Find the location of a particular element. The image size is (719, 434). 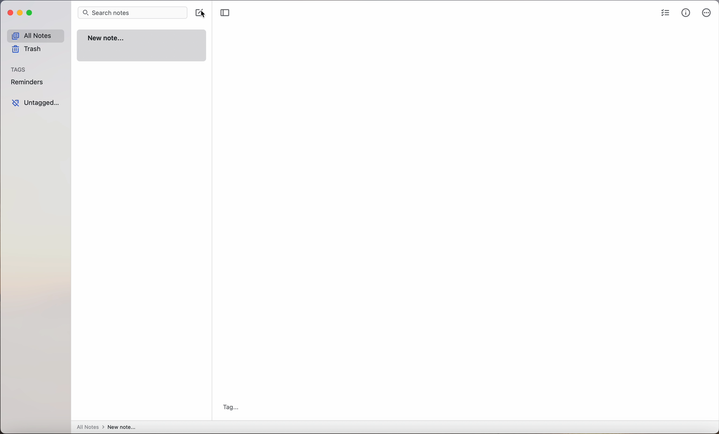

checklist is located at coordinates (666, 13).